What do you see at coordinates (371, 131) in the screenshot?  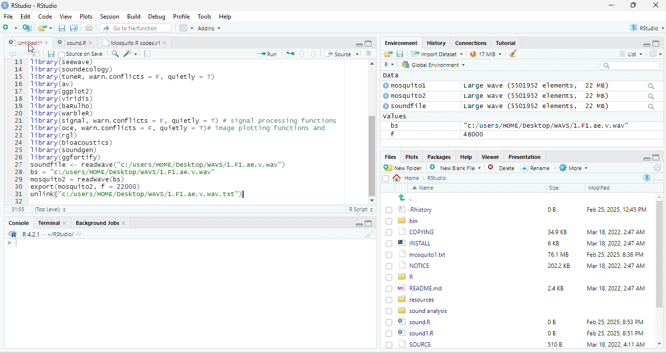 I see `scroll bar` at bounding box center [371, 131].